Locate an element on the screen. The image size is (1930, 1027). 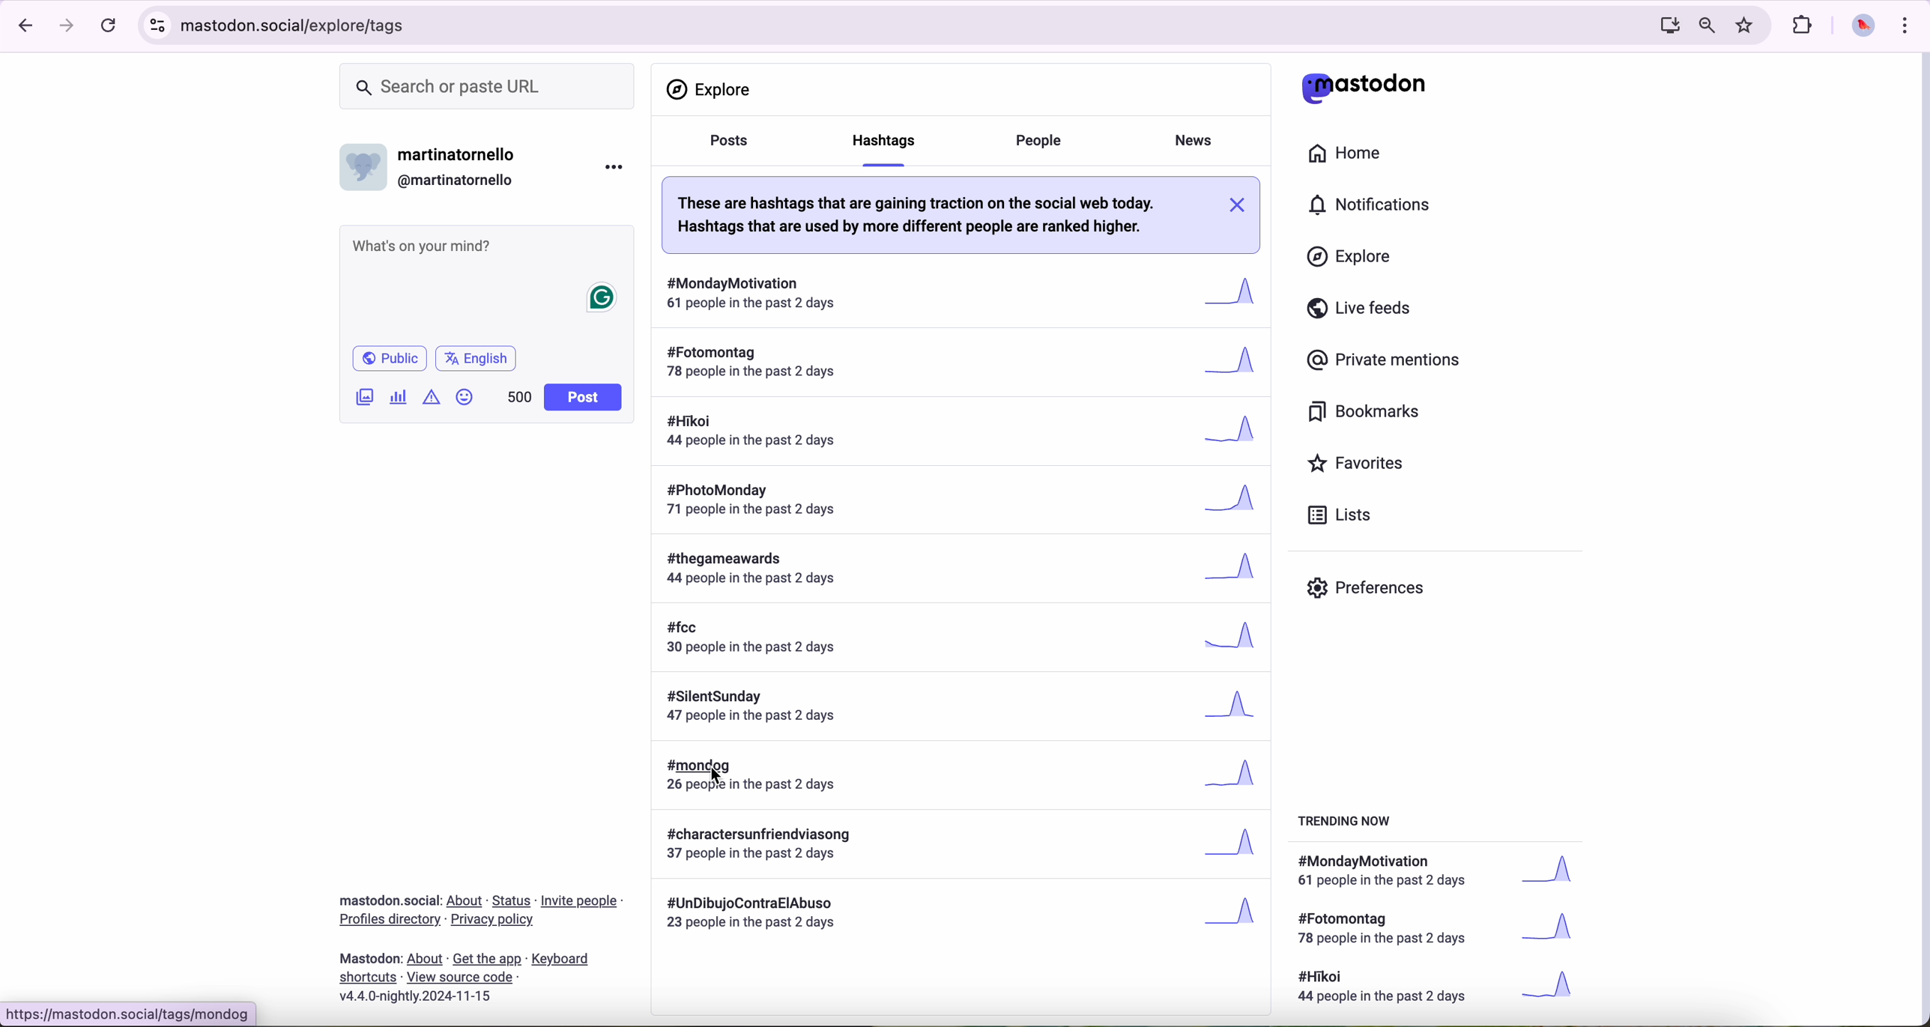
#UnDibujoContraElAbuso is located at coordinates (963, 916).